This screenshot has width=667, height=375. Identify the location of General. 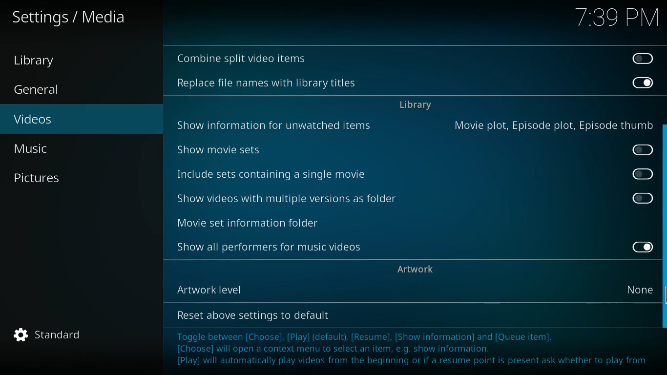
(48, 90).